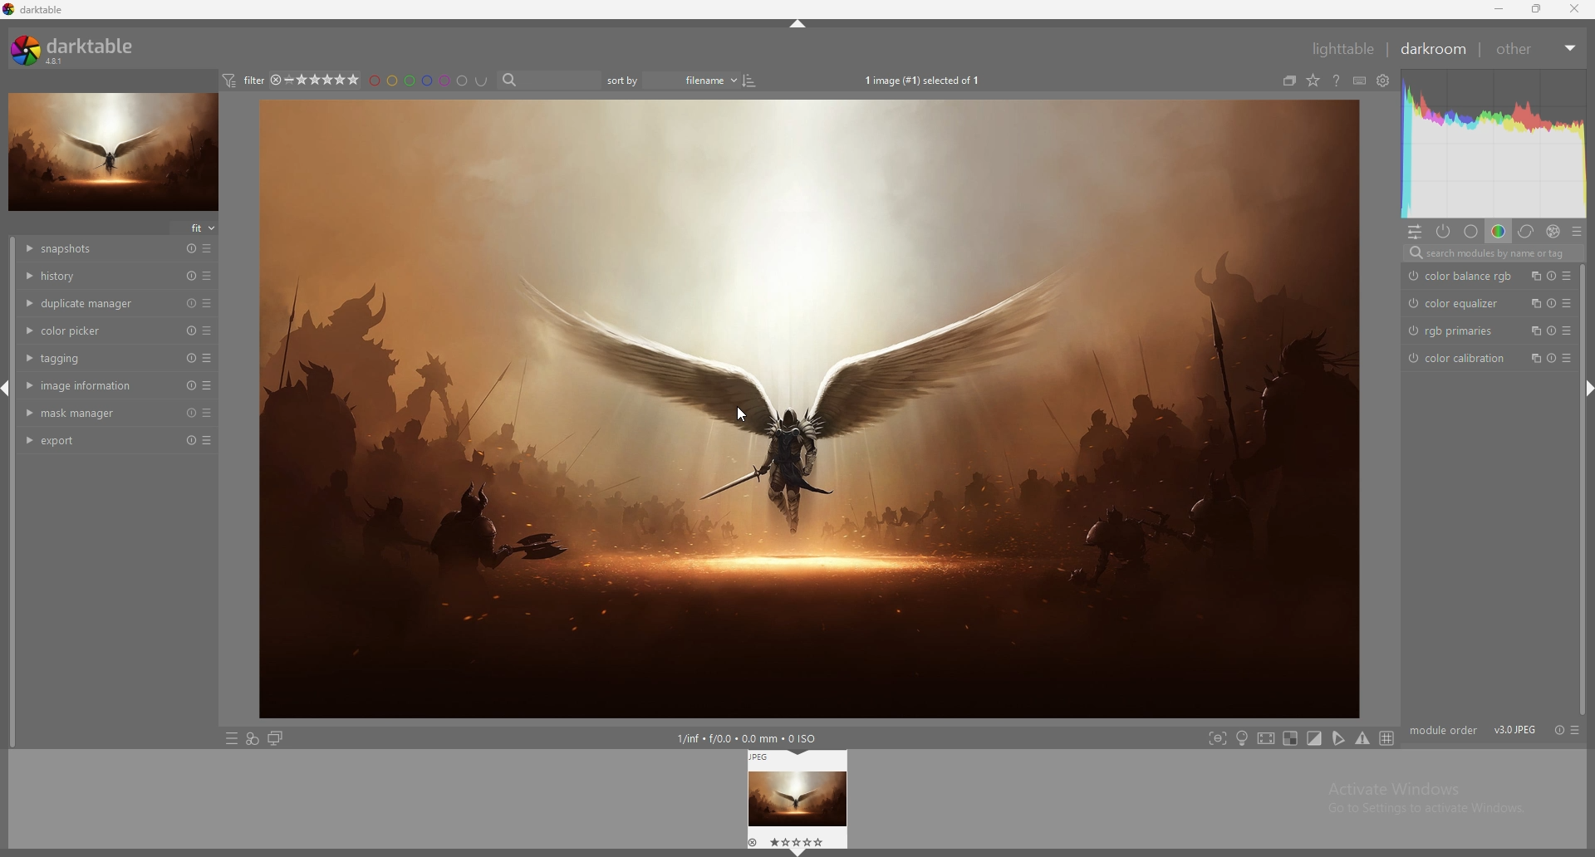 This screenshot has height=857, width=1595. Describe the element at coordinates (694, 80) in the screenshot. I see `filename` at that location.